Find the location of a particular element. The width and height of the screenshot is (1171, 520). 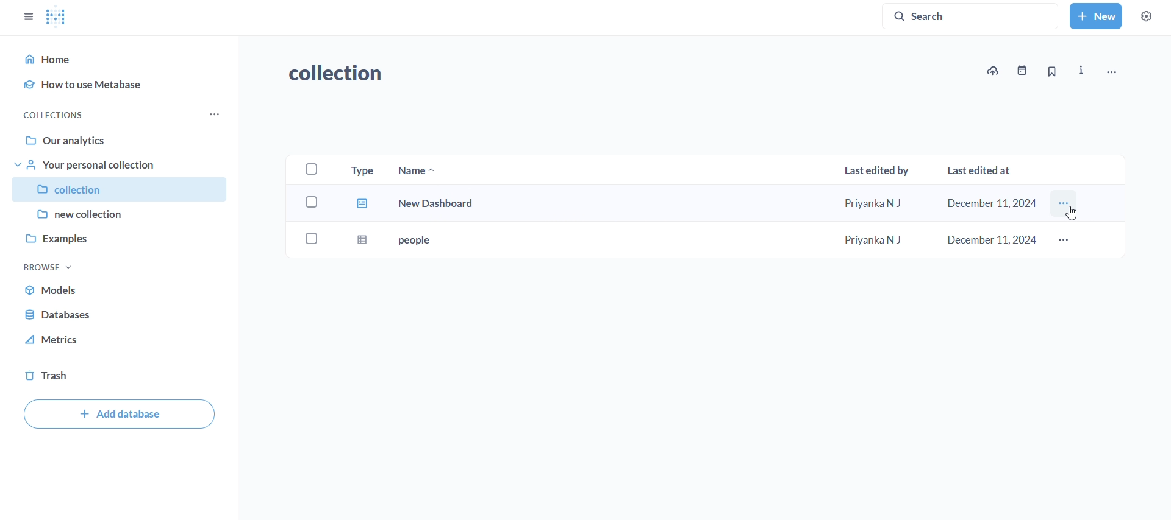

search is located at coordinates (973, 15).